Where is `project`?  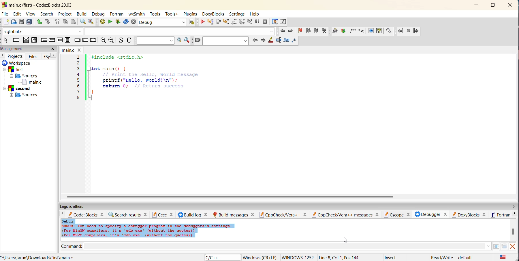
project is located at coordinates (65, 15).